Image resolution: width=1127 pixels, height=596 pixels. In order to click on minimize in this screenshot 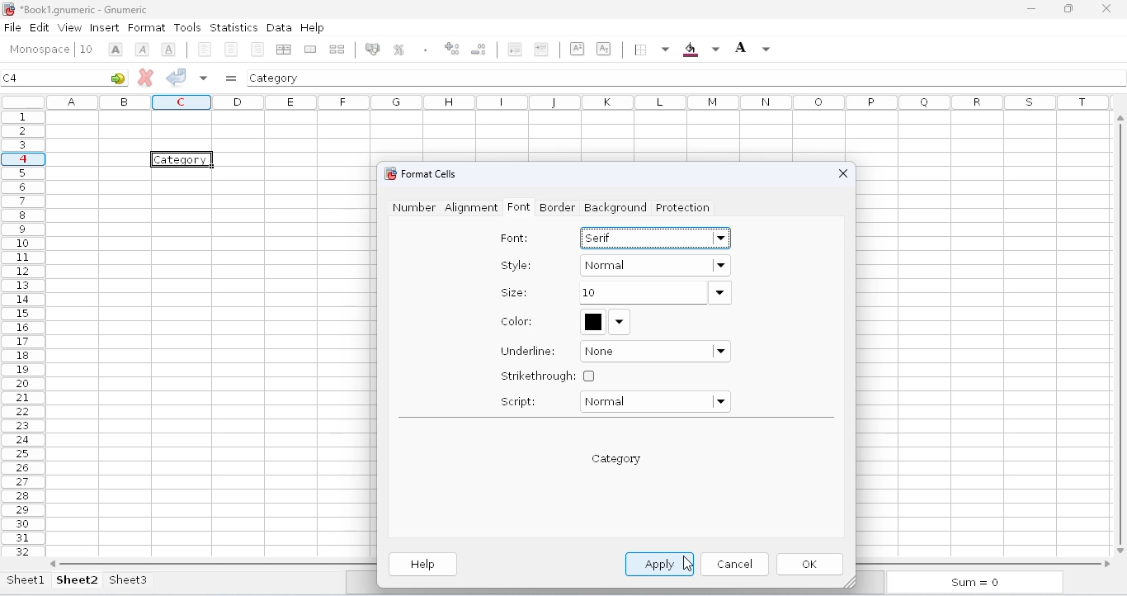, I will do `click(1031, 9)`.